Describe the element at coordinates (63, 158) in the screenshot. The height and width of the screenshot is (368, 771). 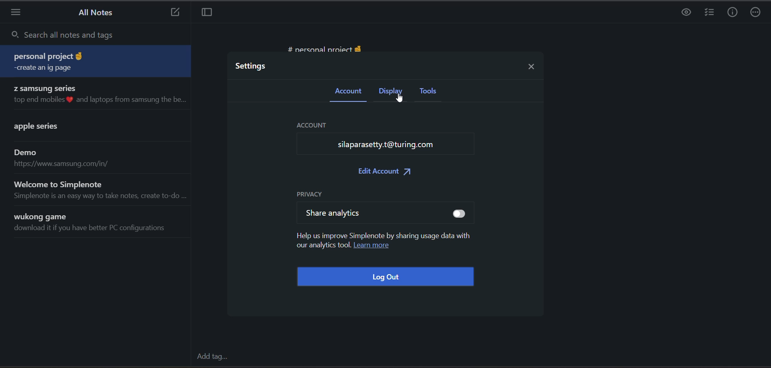
I see `note title and preview` at that location.